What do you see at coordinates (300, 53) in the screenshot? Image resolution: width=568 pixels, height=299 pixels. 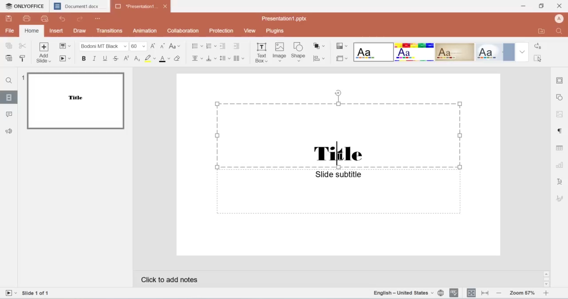 I see `shape` at bounding box center [300, 53].